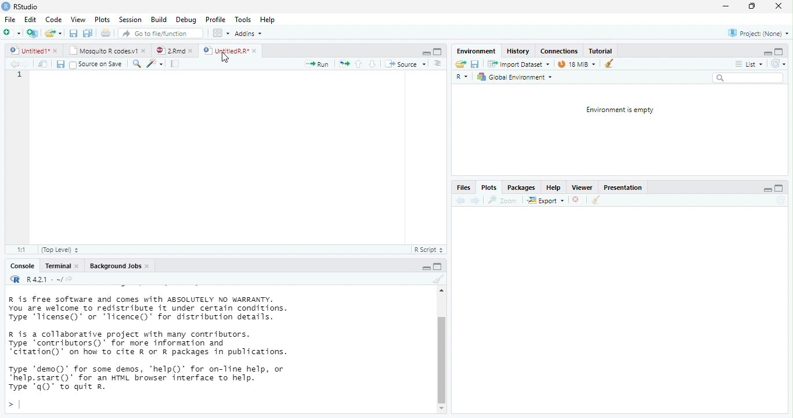  Describe the element at coordinates (475, 64) in the screenshot. I see `save current document` at that location.